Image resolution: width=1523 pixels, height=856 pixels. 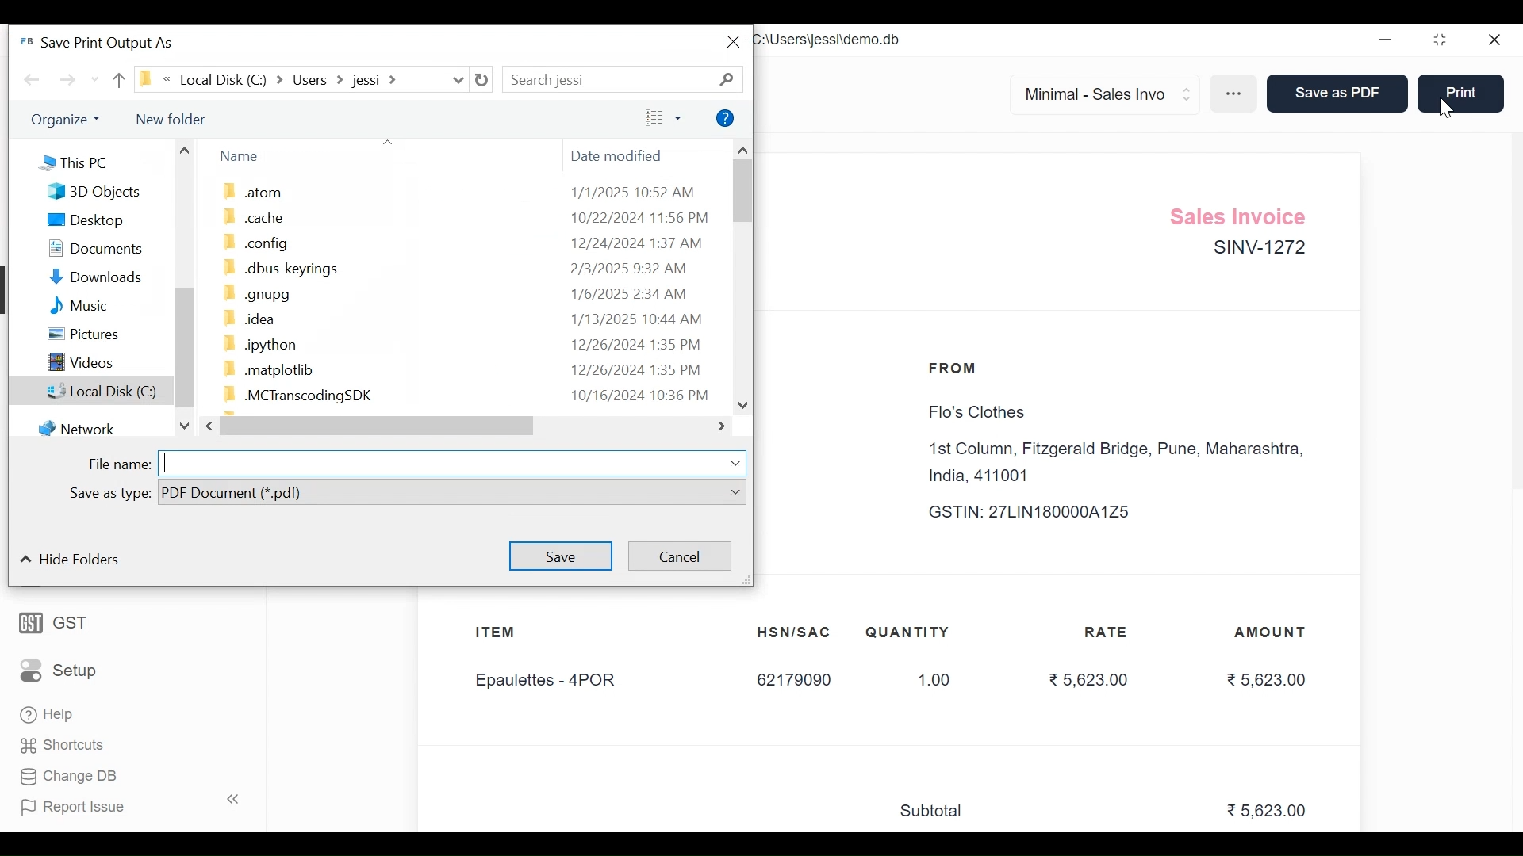 I want to click on .gnupg, so click(x=253, y=293).